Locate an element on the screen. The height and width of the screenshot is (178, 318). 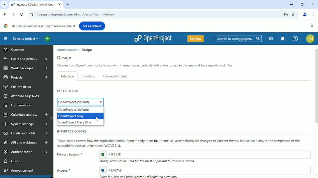
OpenProject (default) is located at coordinates (79, 110).